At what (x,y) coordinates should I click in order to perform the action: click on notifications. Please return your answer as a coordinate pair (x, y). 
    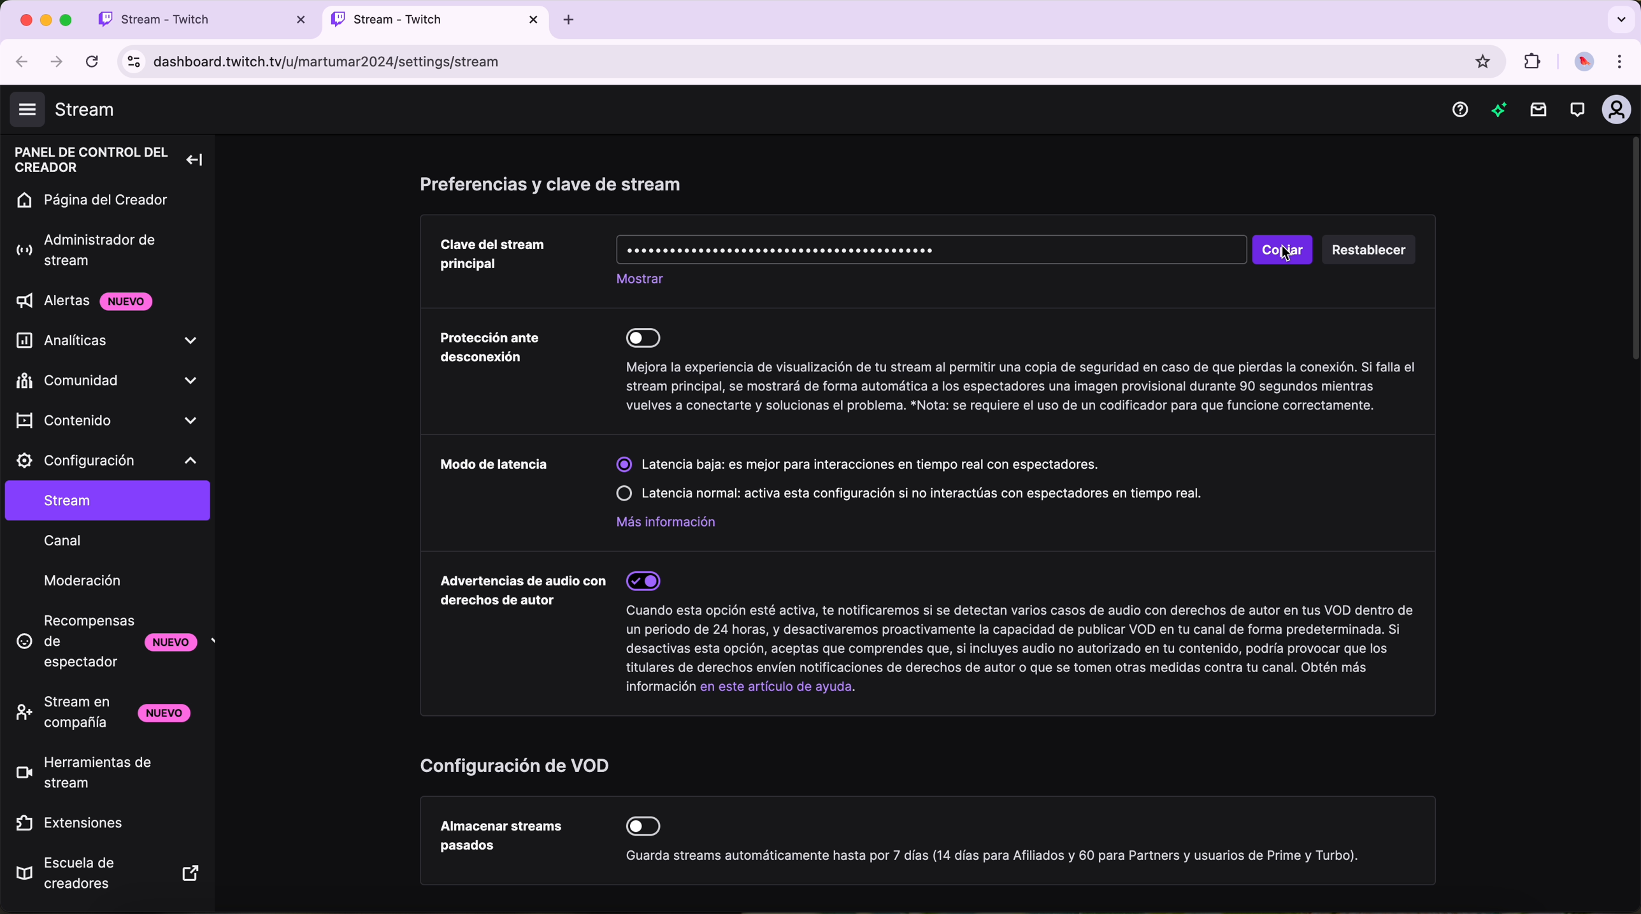
    Looking at the image, I should click on (1542, 109).